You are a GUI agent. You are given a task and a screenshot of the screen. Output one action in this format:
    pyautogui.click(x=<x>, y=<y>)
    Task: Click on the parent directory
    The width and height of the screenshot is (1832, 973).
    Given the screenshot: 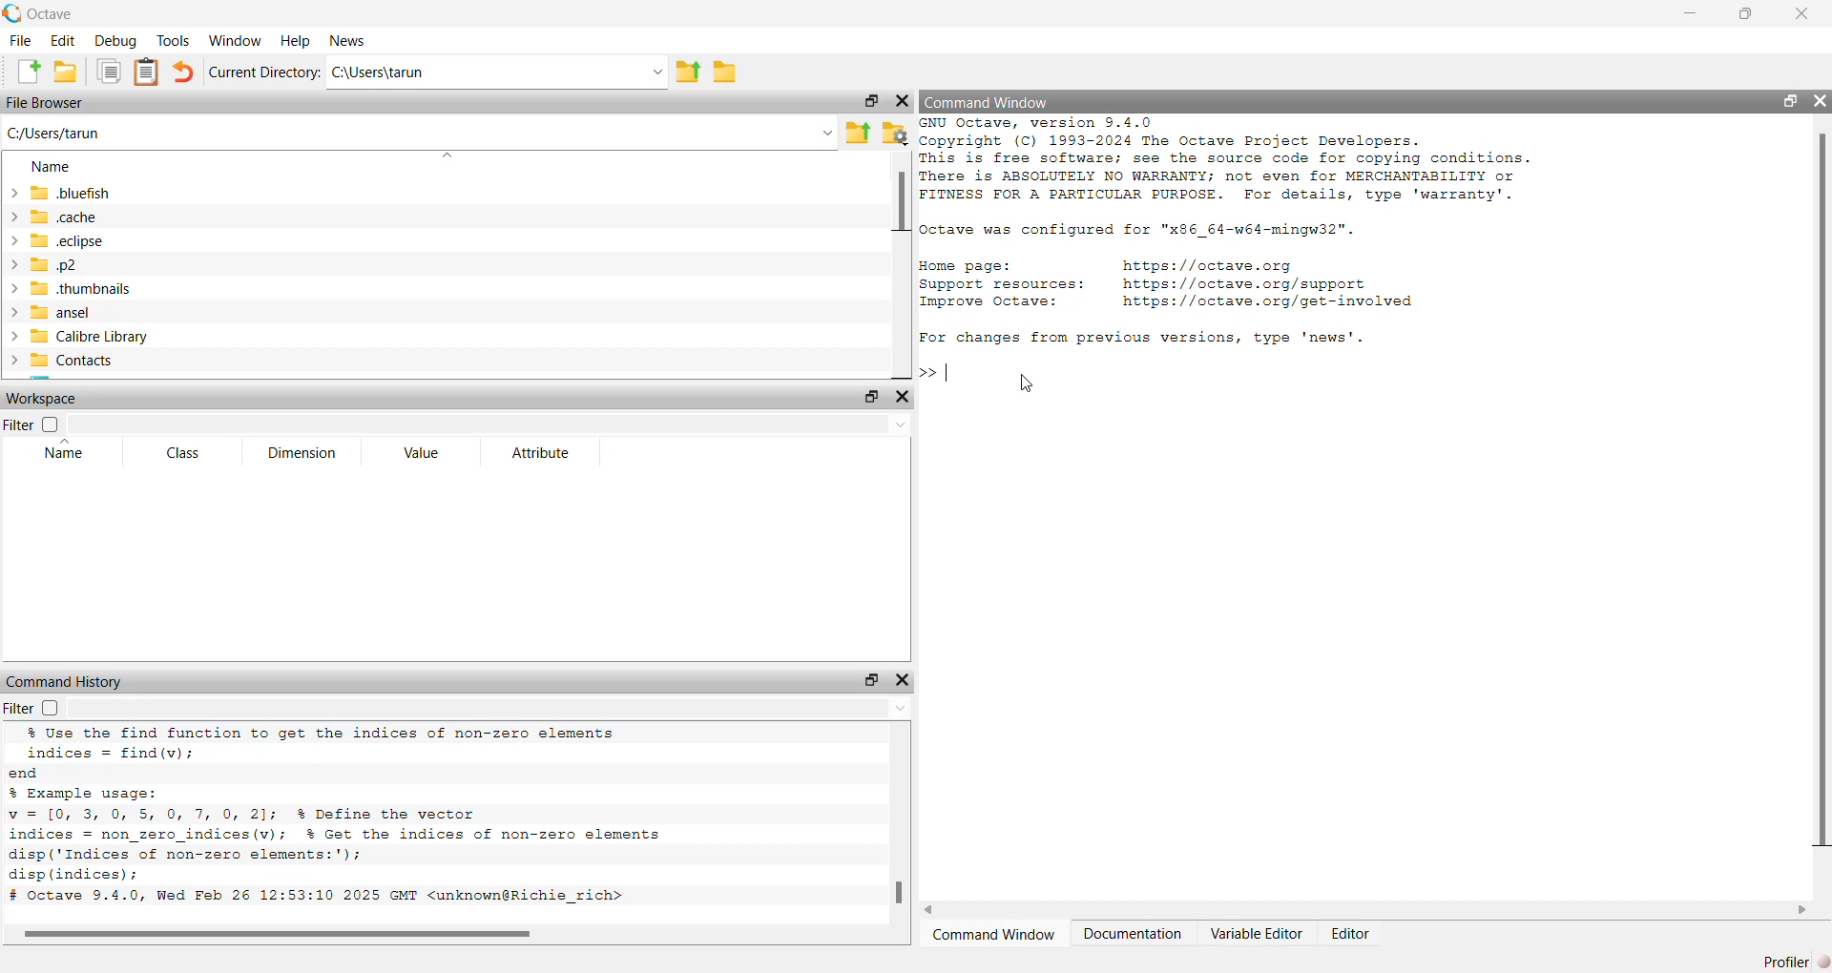 What is the action you would take?
    pyautogui.click(x=689, y=71)
    